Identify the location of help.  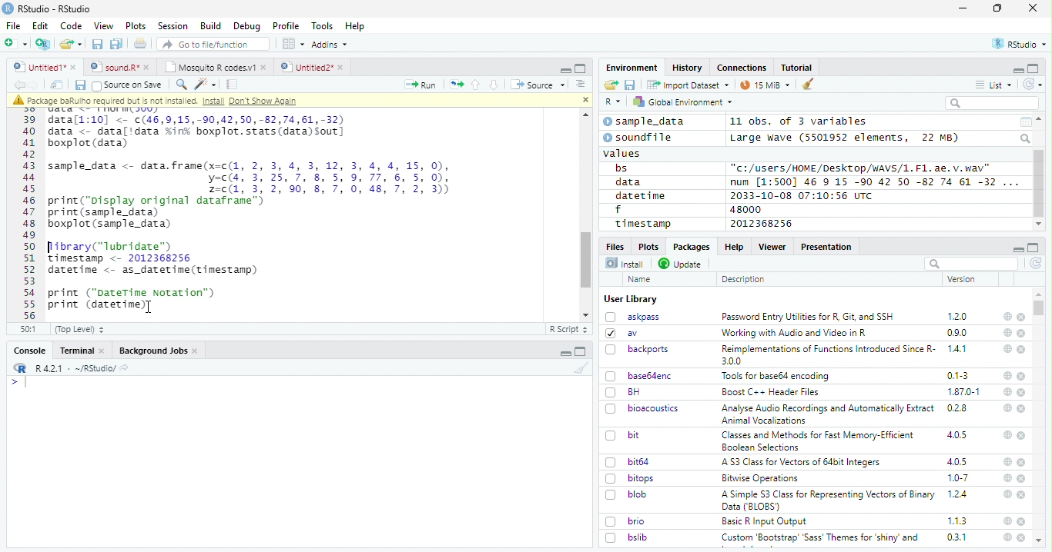
(1006, 494).